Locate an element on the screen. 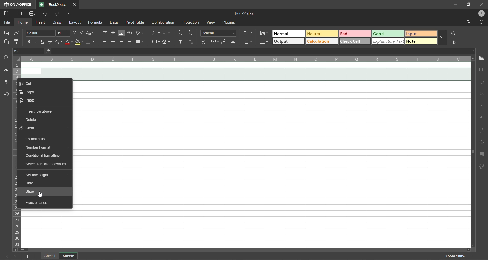 The image size is (488, 260). good is located at coordinates (389, 33).